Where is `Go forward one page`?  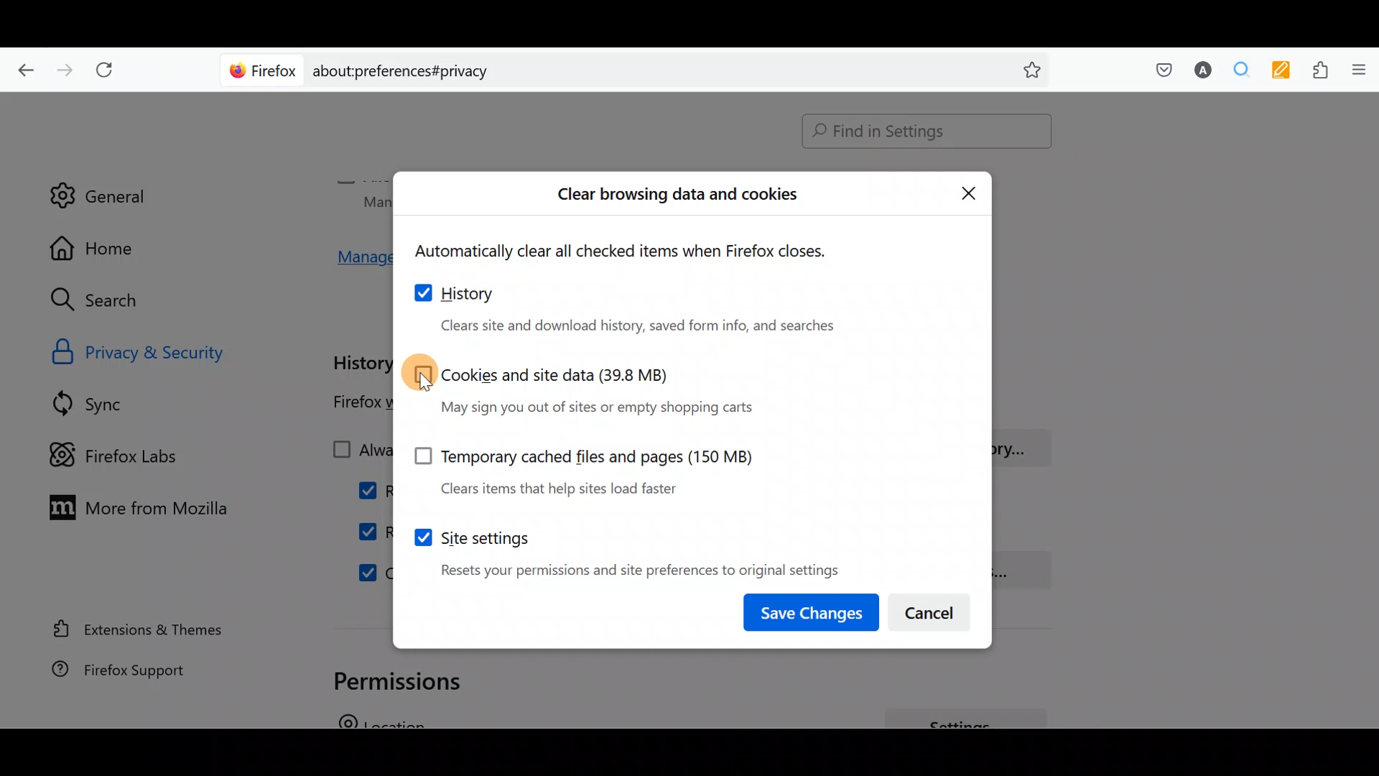
Go forward one page is located at coordinates (63, 66).